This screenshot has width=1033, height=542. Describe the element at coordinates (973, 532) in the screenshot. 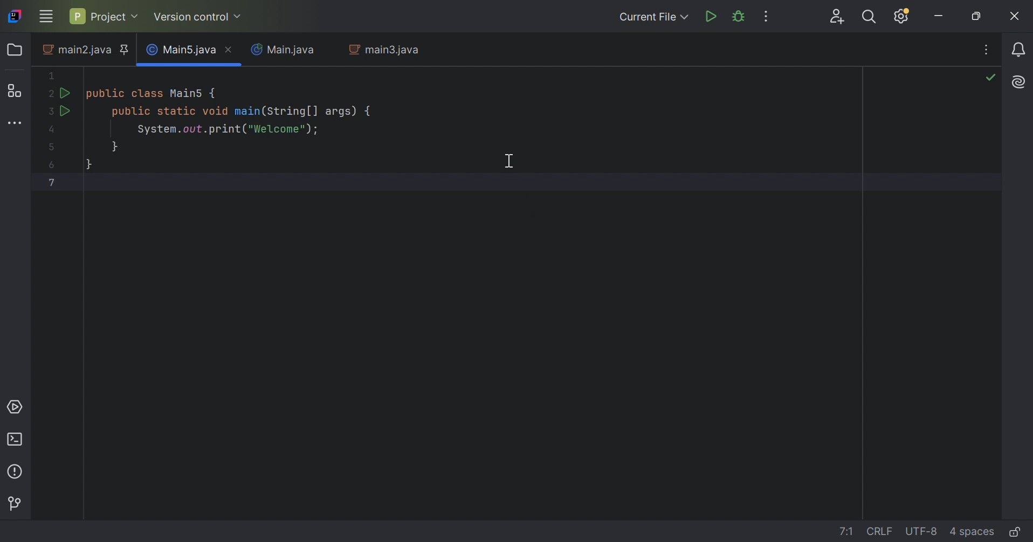

I see `indent: 4 spaces` at that location.